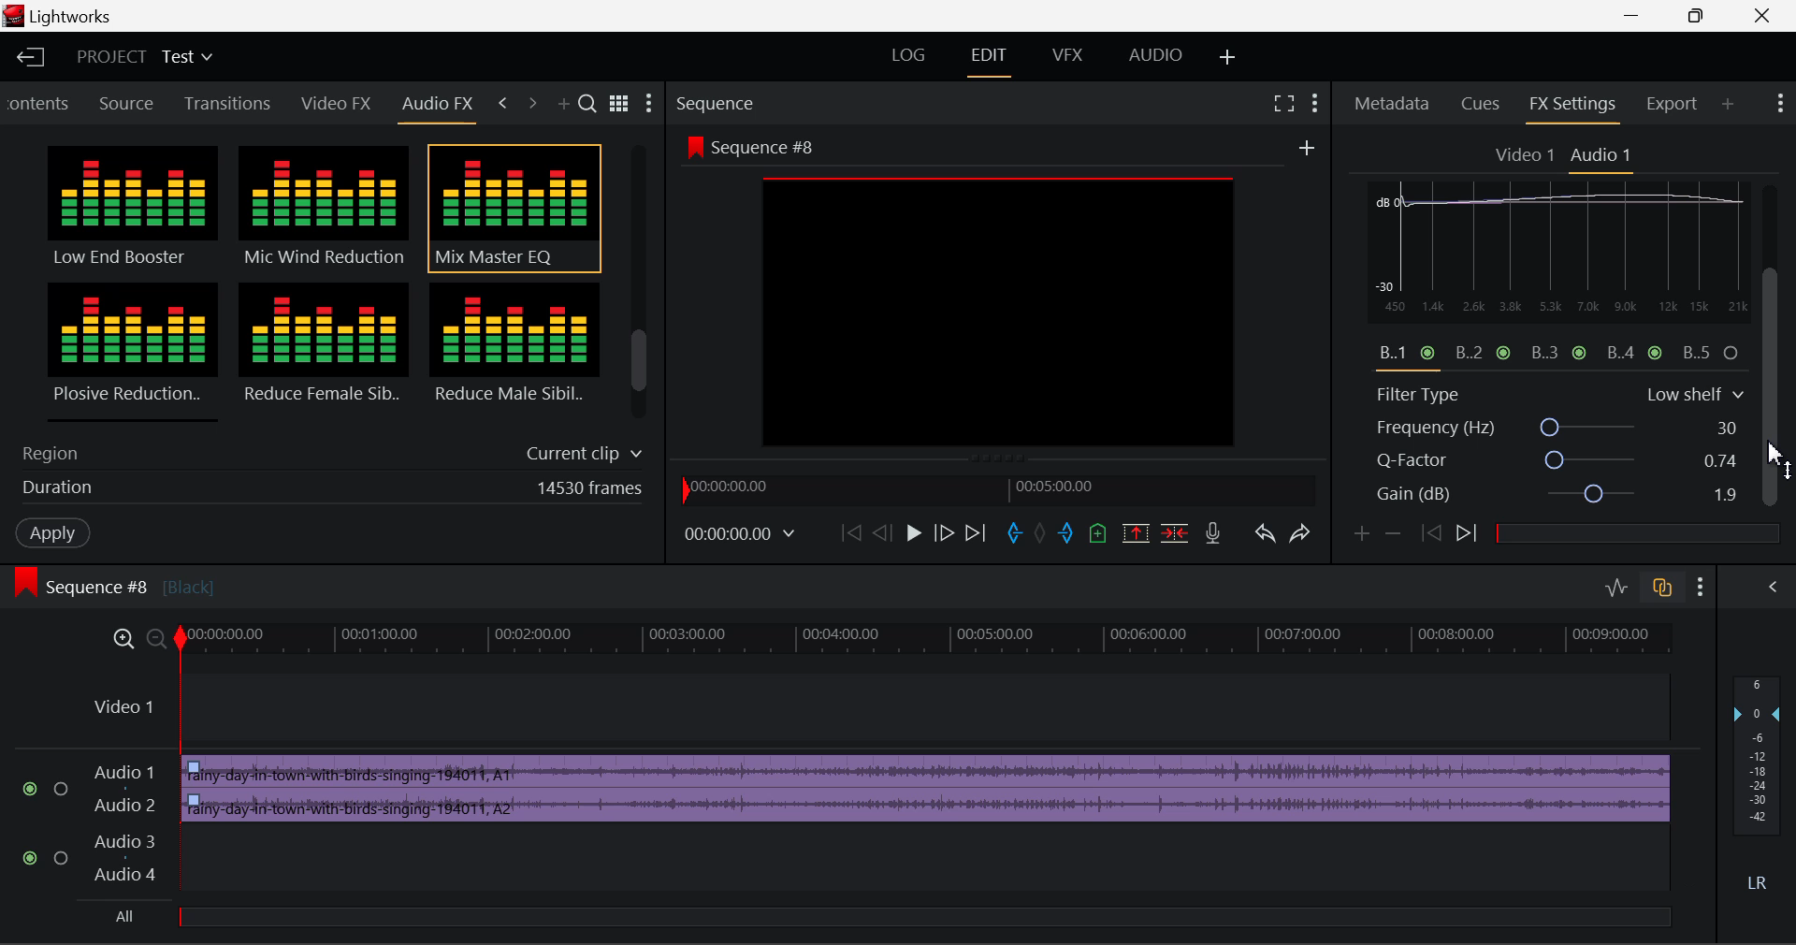  Describe the element at coordinates (52, 533) in the screenshot. I see `Apply` at that location.